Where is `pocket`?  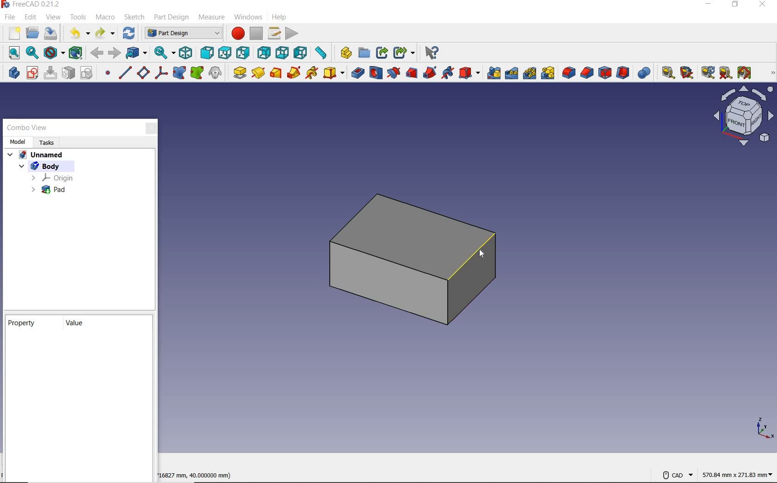 pocket is located at coordinates (356, 73).